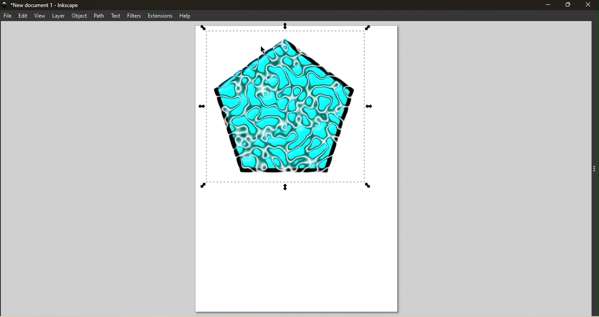 The height and width of the screenshot is (317, 599). What do you see at coordinates (22, 16) in the screenshot?
I see `Edit` at bounding box center [22, 16].